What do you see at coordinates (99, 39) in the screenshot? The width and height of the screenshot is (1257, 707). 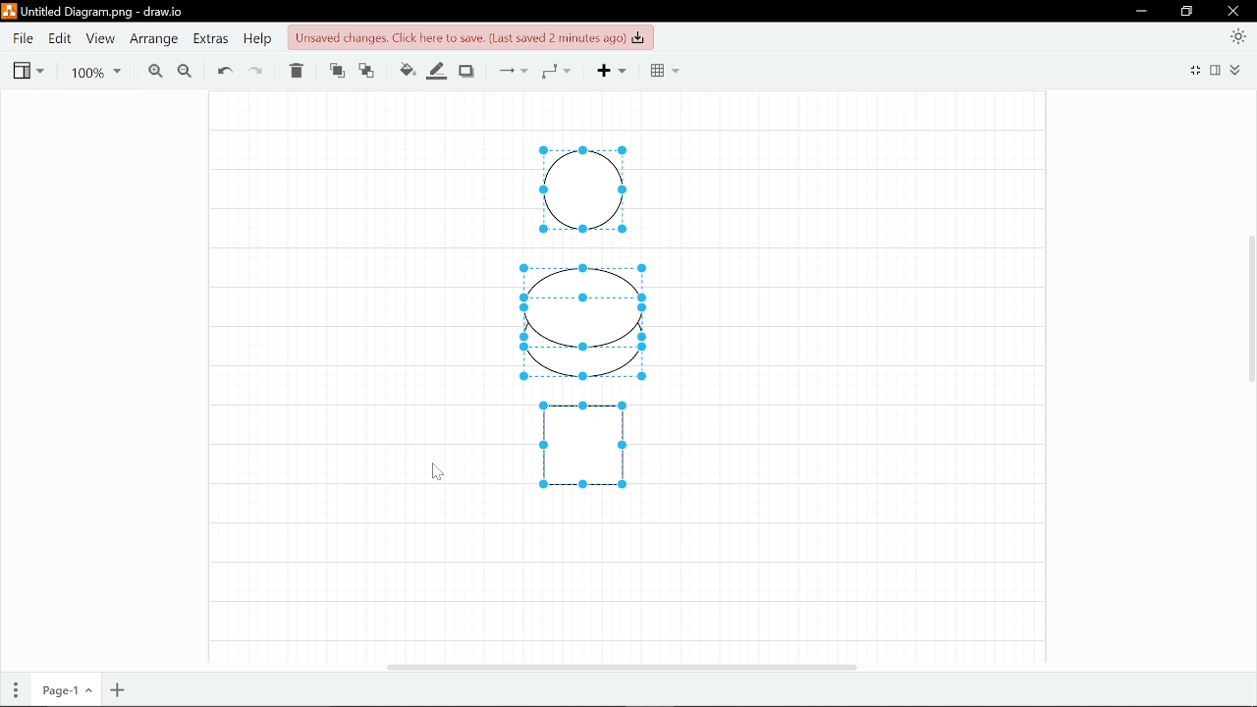 I see `View` at bounding box center [99, 39].